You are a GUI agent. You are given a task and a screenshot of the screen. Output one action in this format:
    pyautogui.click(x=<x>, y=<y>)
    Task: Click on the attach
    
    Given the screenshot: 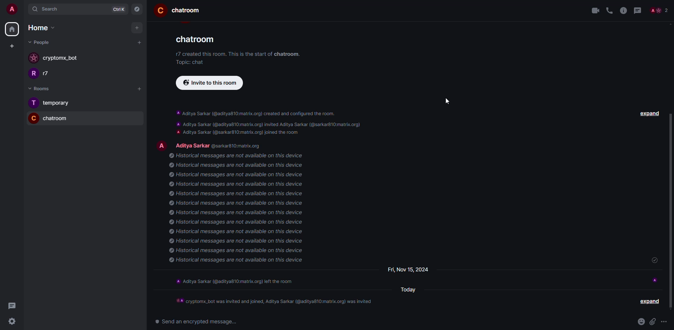 What is the action you would take?
    pyautogui.click(x=653, y=321)
    